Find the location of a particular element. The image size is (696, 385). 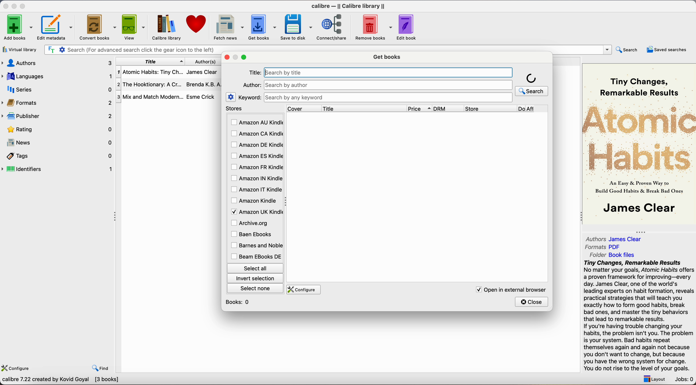

settings is located at coordinates (231, 97).